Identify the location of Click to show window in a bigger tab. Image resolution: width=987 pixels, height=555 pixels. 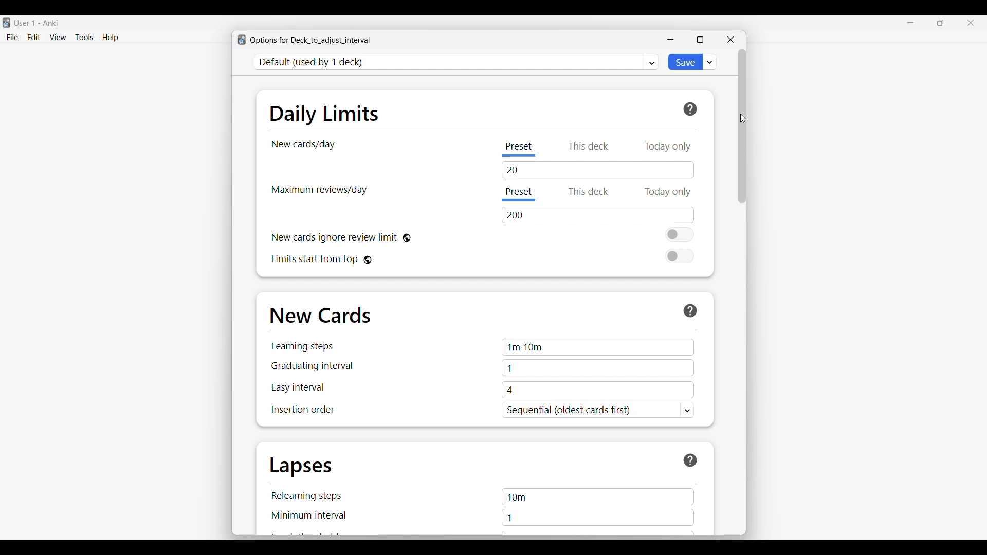
(700, 40).